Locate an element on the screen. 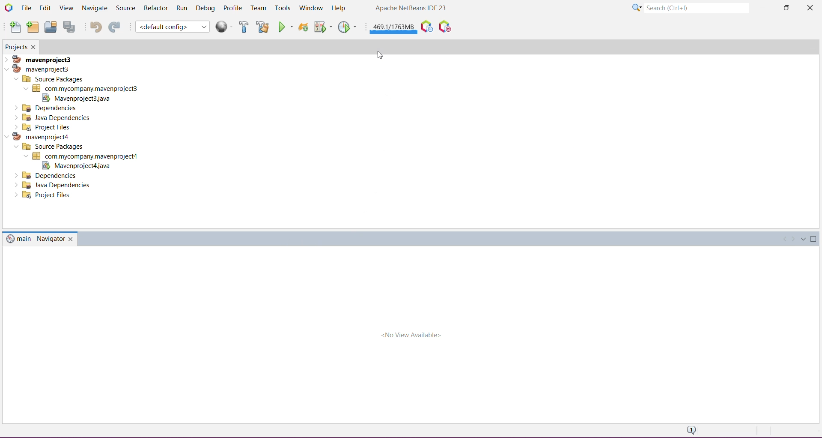 This screenshot has width=822, height=438. File is located at coordinates (26, 8).